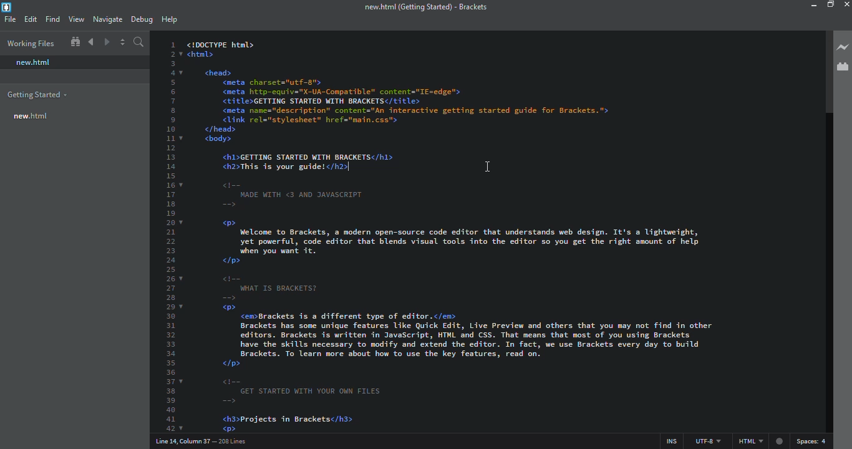  What do you see at coordinates (29, 42) in the screenshot?
I see `working files` at bounding box center [29, 42].